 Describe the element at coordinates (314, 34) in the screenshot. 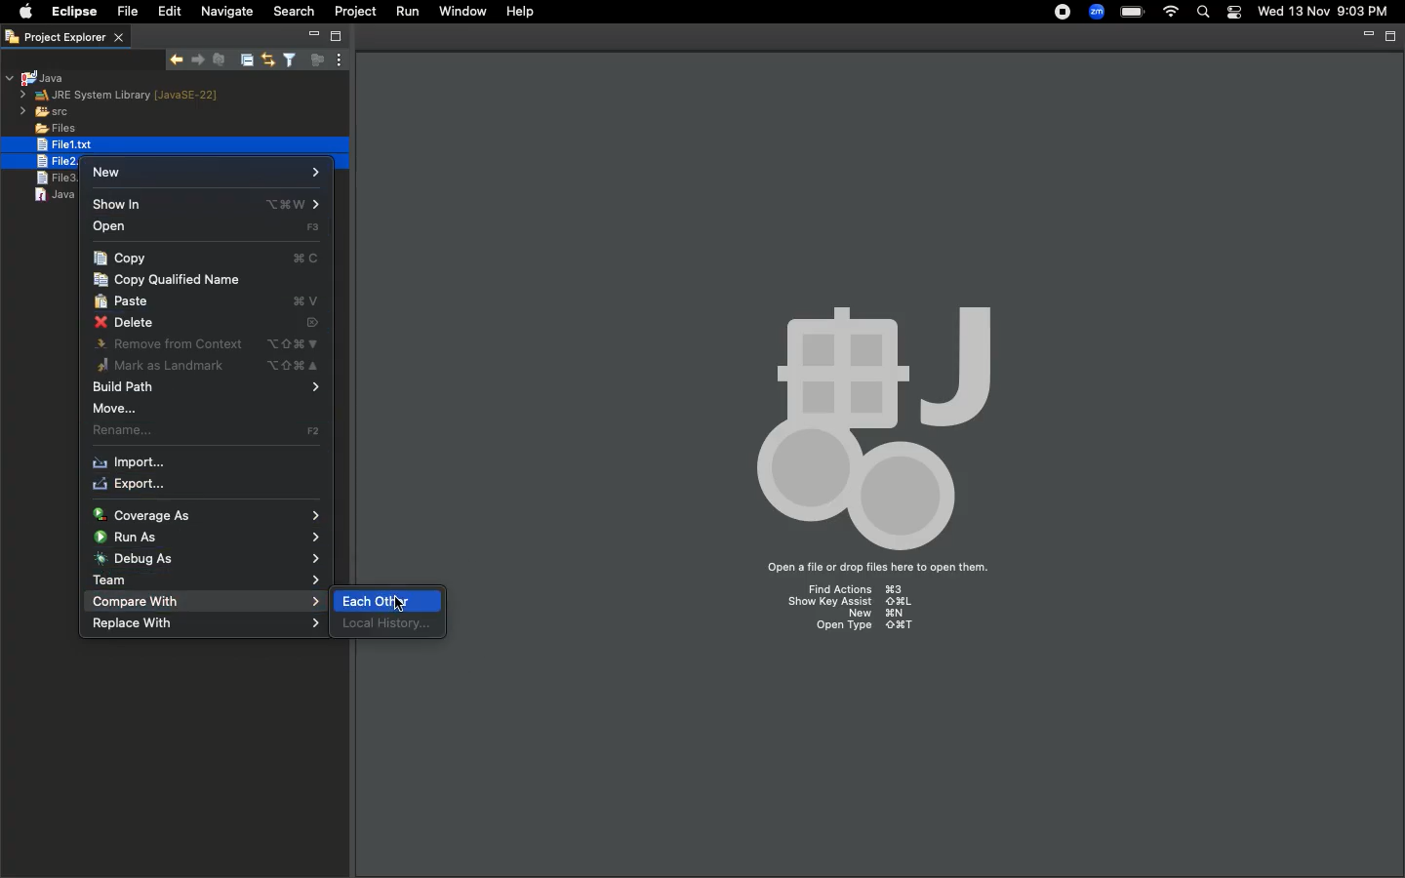

I see `Minimize` at that location.